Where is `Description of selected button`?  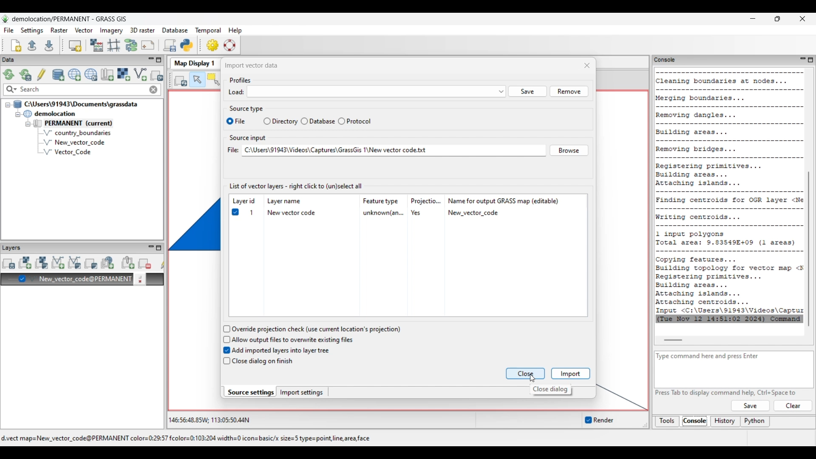
Description of selected button is located at coordinates (550, 390).